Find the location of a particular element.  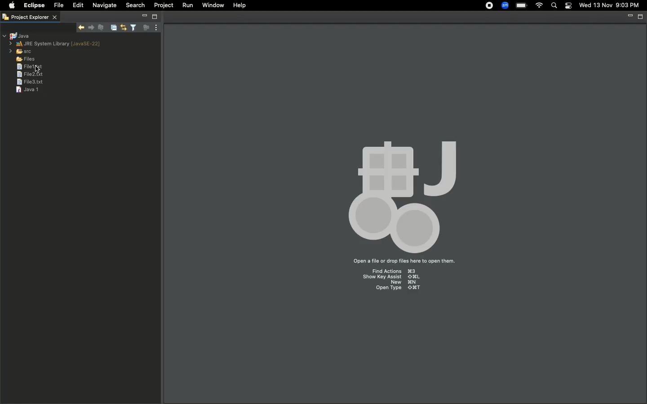

Help is located at coordinates (240, 5).